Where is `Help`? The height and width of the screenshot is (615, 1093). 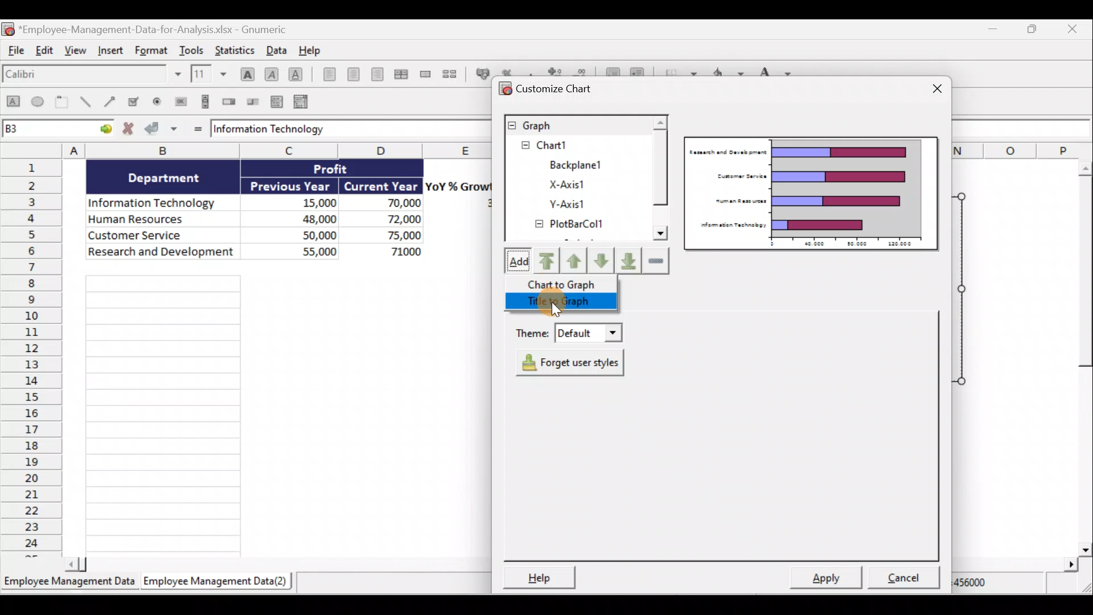
Help is located at coordinates (544, 576).